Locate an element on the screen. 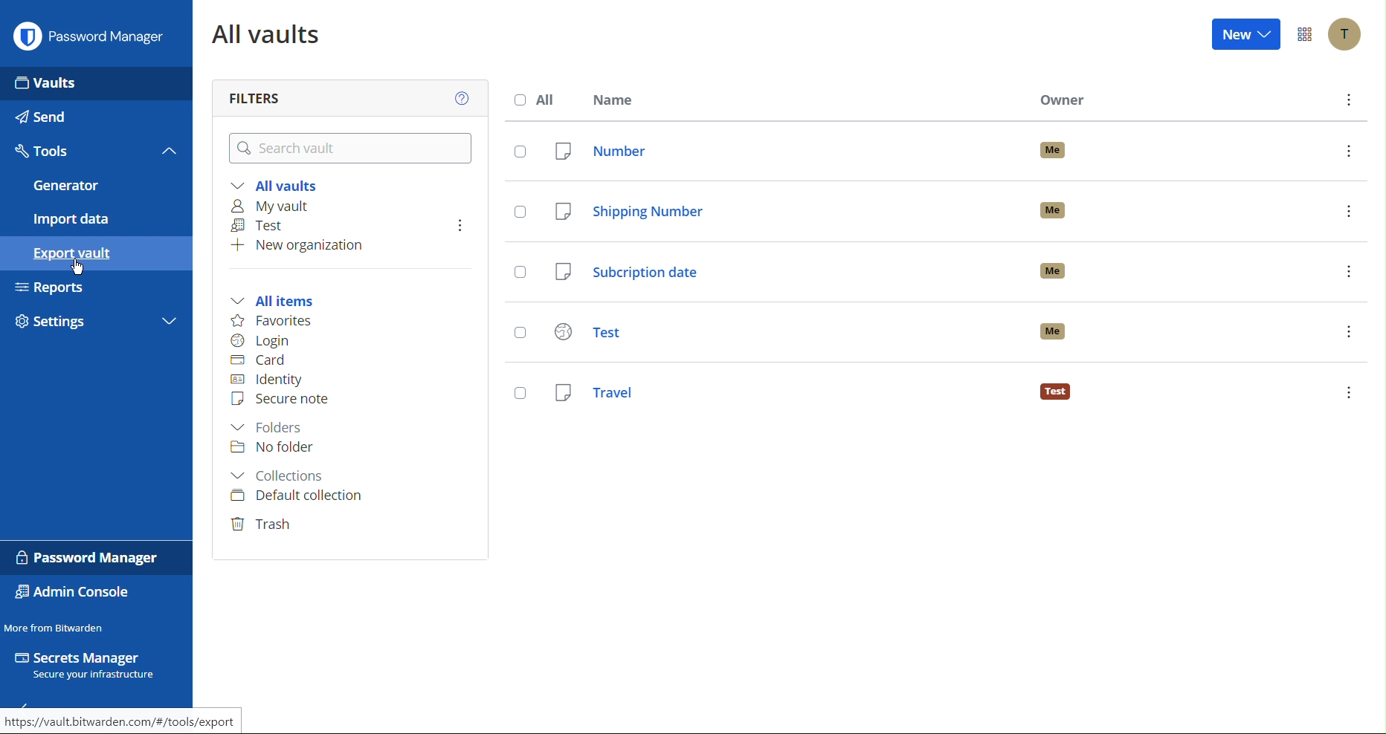  Trash is located at coordinates (263, 526).